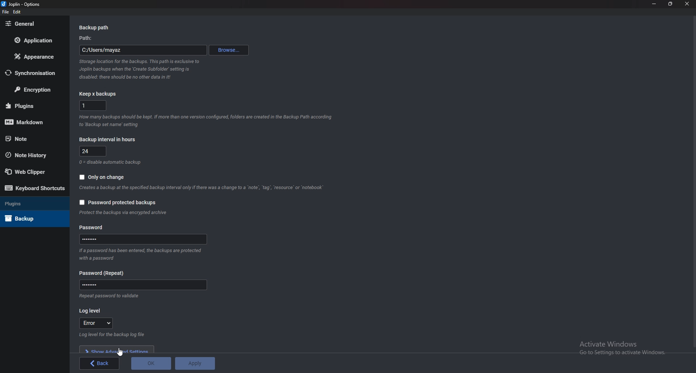  Describe the element at coordinates (109, 296) in the screenshot. I see `Info` at that location.